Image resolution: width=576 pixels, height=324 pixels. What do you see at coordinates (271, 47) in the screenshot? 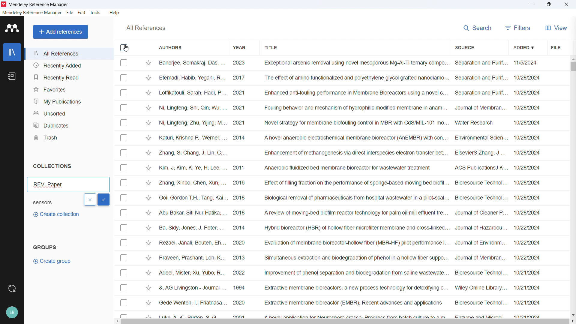
I see `Title` at bounding box center [271, 47].